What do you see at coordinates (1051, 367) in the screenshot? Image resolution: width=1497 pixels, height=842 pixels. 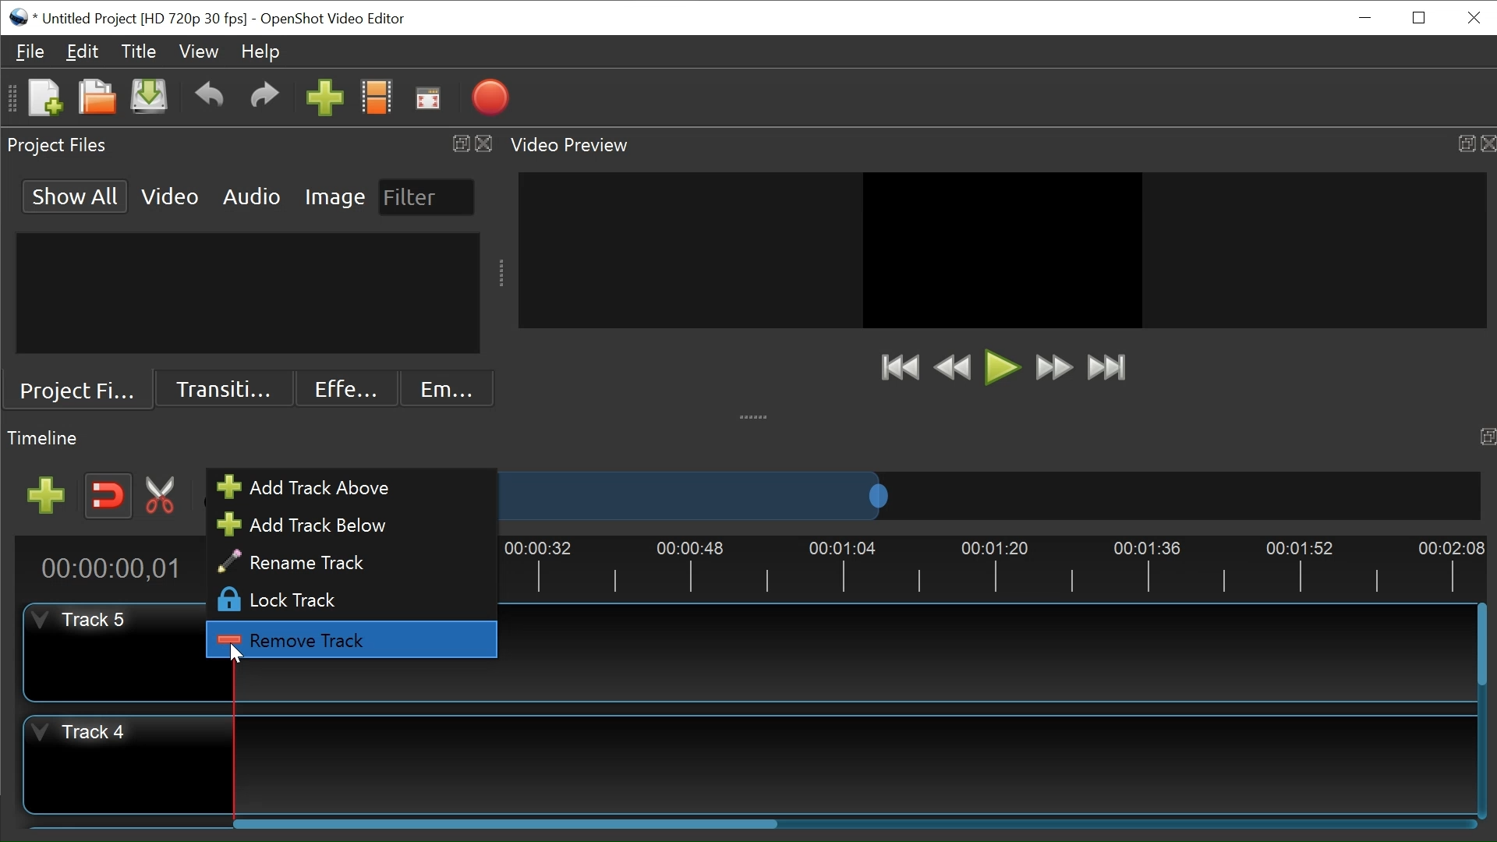 I see `Fast Forward` at bounding box center [1051, 367].